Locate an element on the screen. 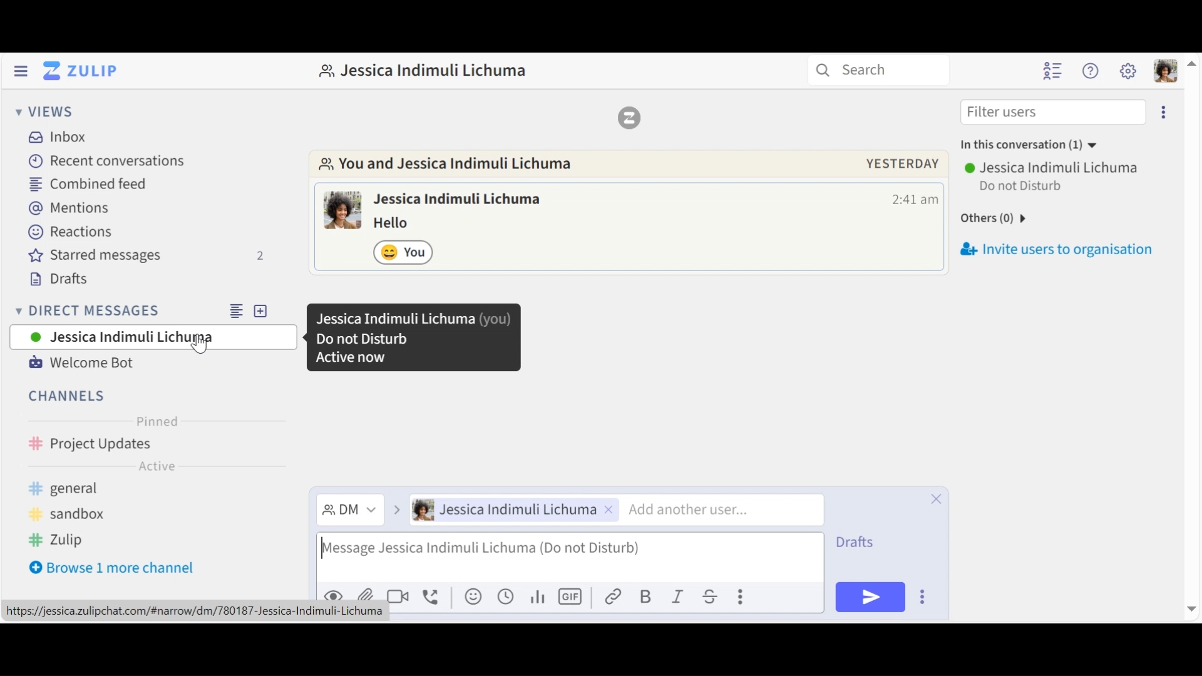 The image size is (1202, 676). Add global time is located at coordinates (505, 597).